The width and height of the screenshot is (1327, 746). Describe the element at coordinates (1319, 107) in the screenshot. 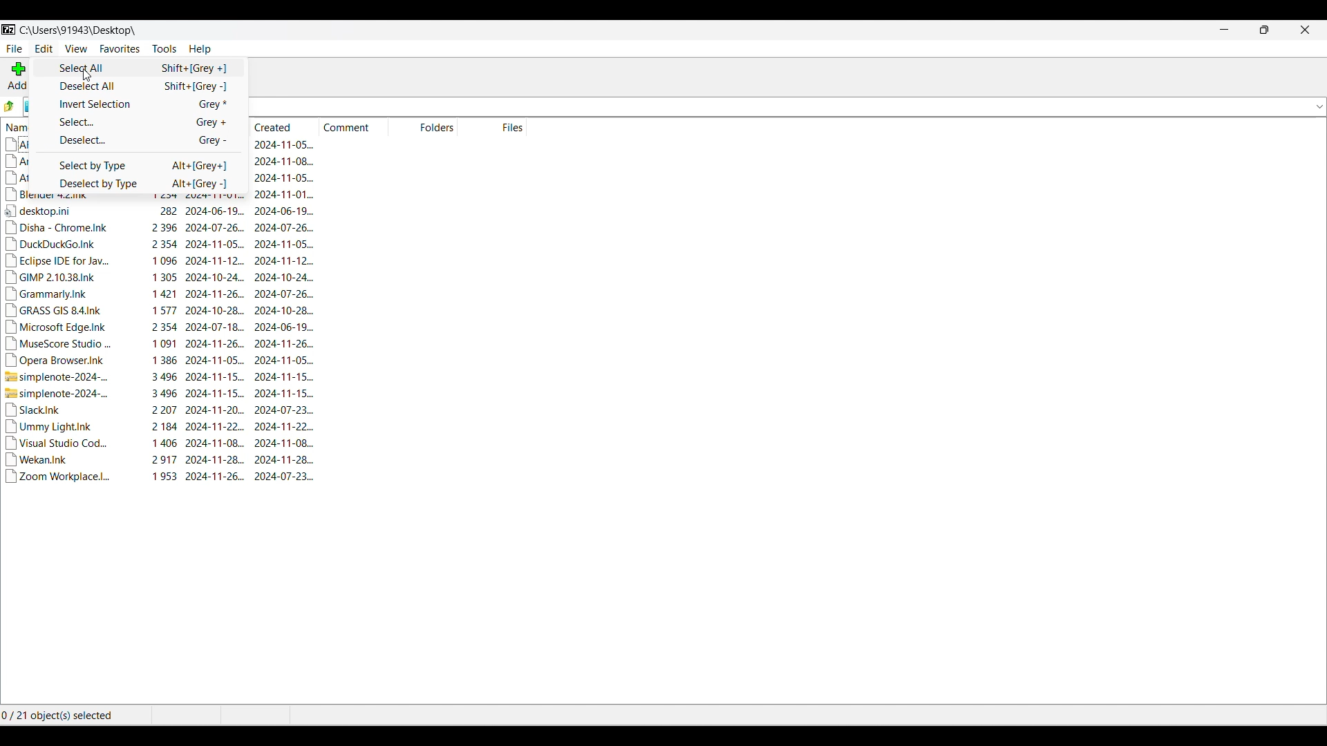

I see `List all previous folders` at that location.